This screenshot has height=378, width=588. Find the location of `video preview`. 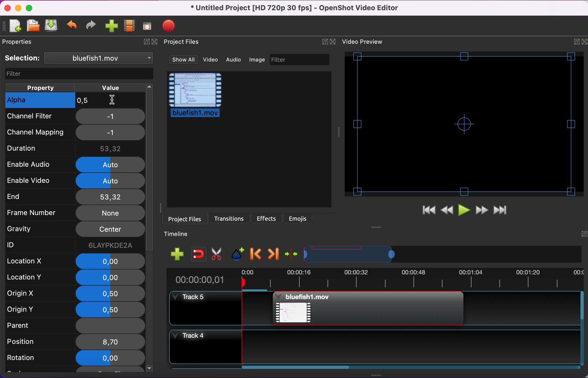

video preview is located at coordinates (366, 42).